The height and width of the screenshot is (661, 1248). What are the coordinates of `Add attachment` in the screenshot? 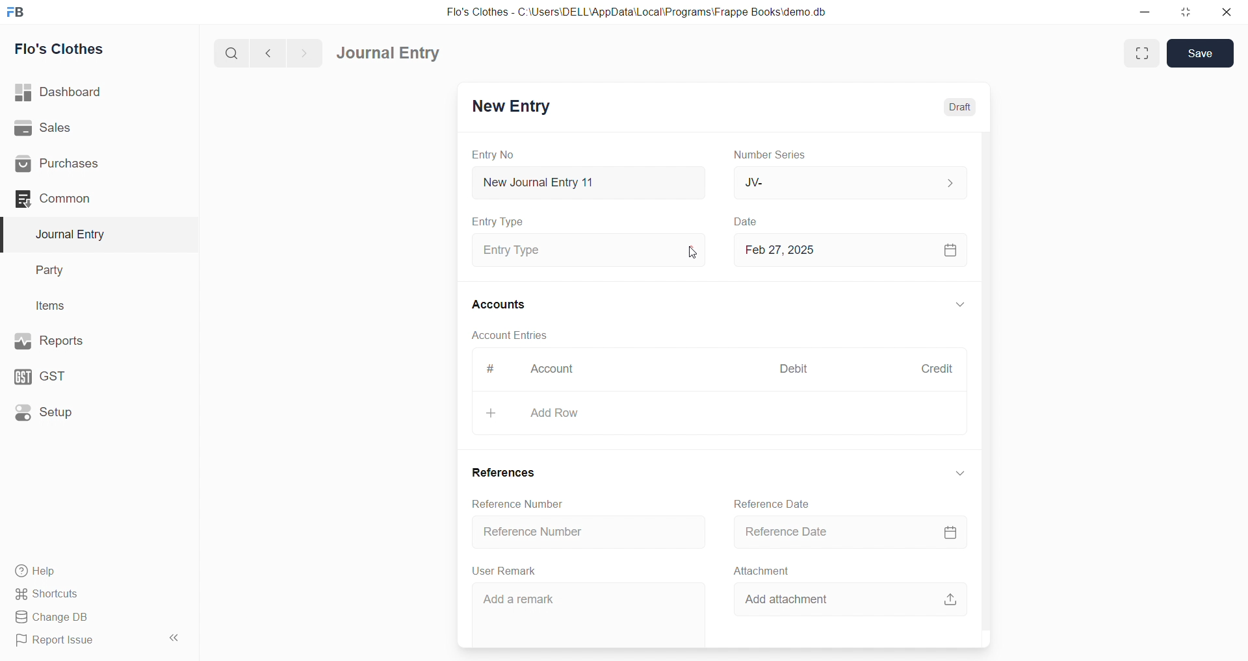 It's located at (844, 601).